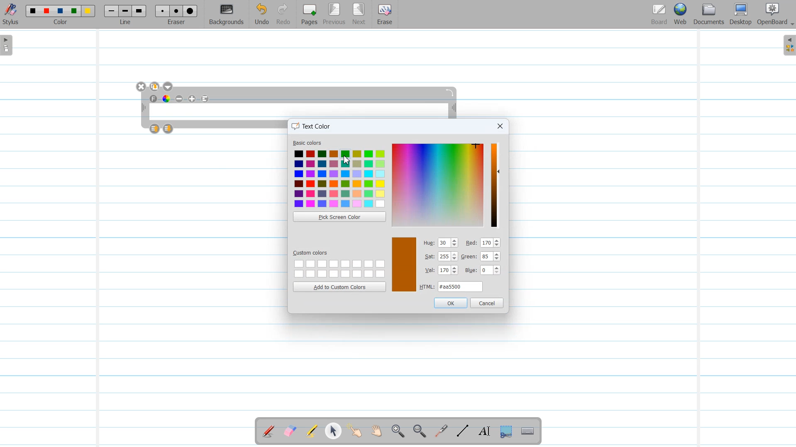 This screenshot has width=796, height=447. I want to click on Zoom Out, so click(418, 432).